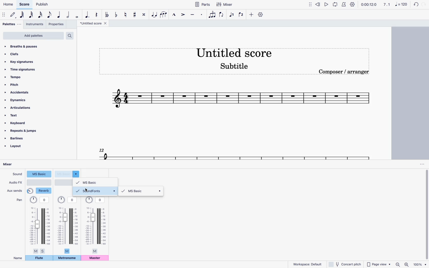 The image size is (429, 268). Describe the element at coordinates (142, 192) in the screenshot. I see `ms basic` at that location.